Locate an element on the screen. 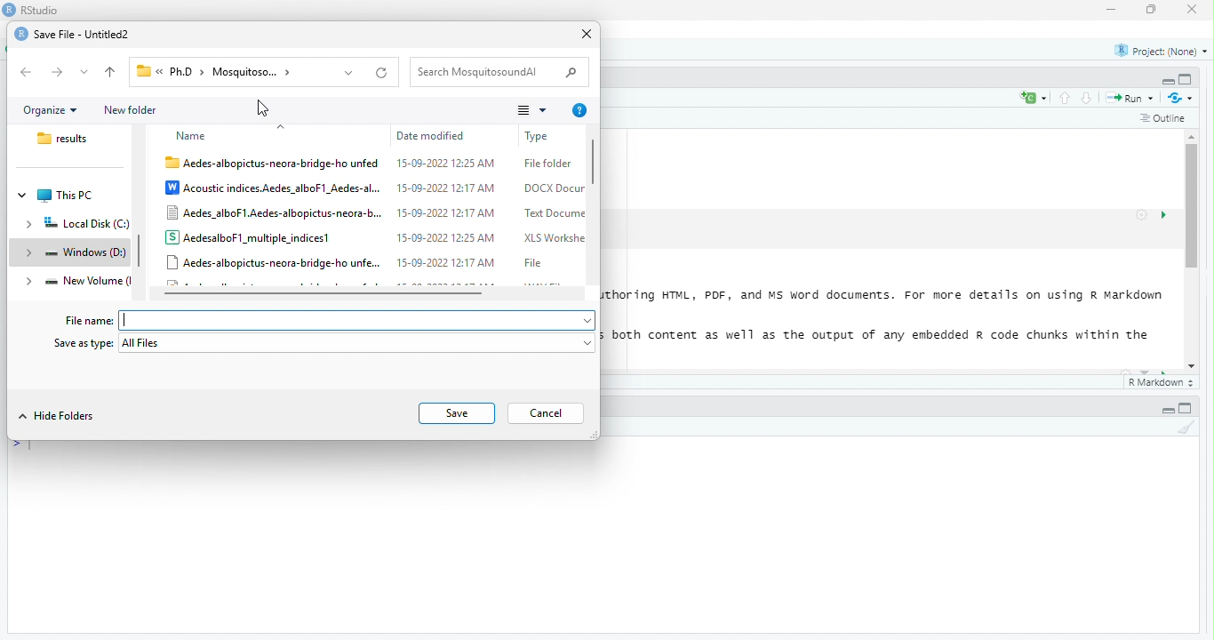  Cancel is located at coordinates (547, 413).